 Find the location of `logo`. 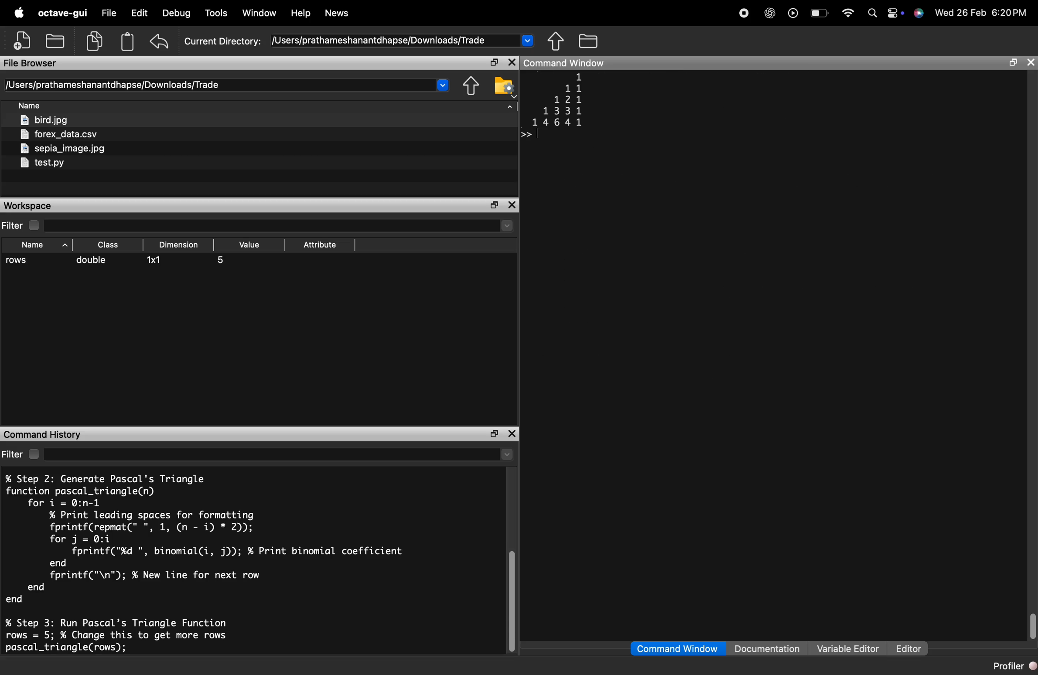

logo is located at coordinates (919, 13).